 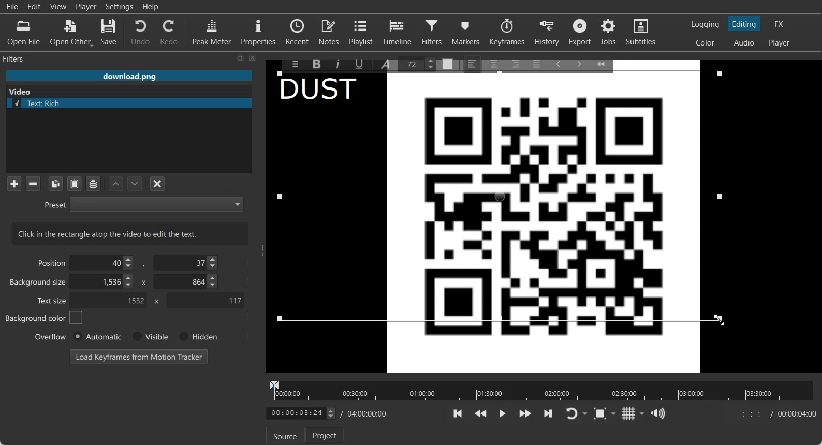 What do you see at coordinates (97, 336) in the screenshot?
I see `Automatic` at bounding box center [97, 336].